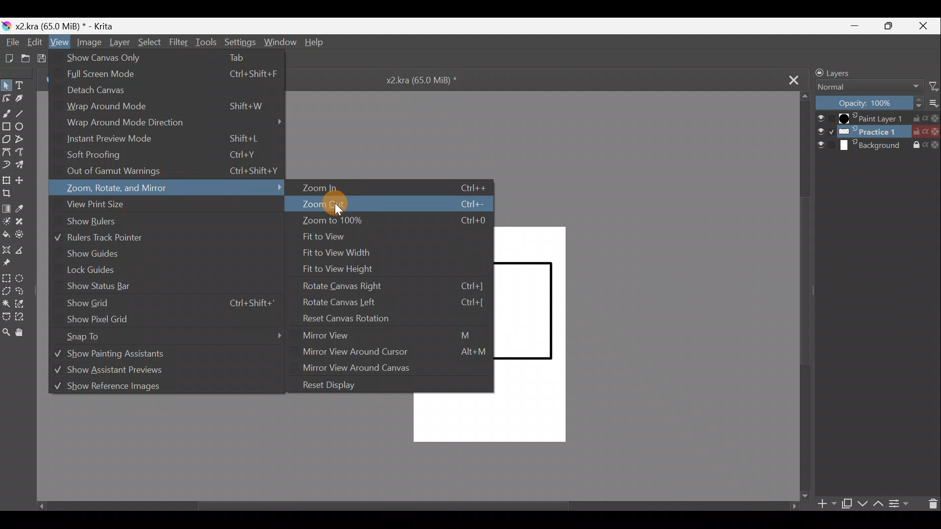  I want to click on Polygonal selection tool, so click(8, 291).